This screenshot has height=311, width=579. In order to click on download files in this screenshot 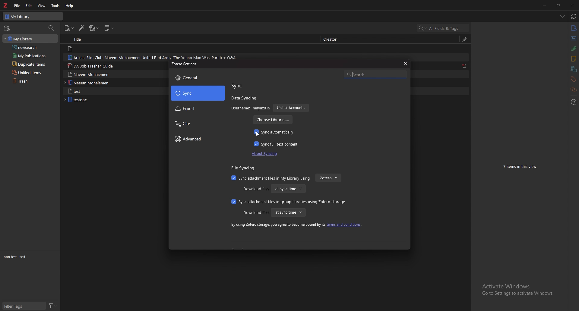, I will do `click(256, 189)`.